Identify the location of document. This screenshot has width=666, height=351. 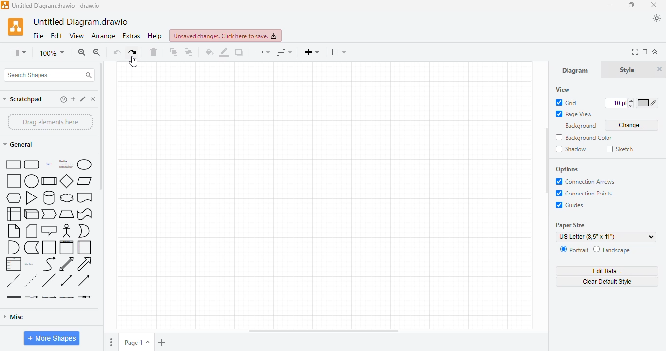
(84, 197).